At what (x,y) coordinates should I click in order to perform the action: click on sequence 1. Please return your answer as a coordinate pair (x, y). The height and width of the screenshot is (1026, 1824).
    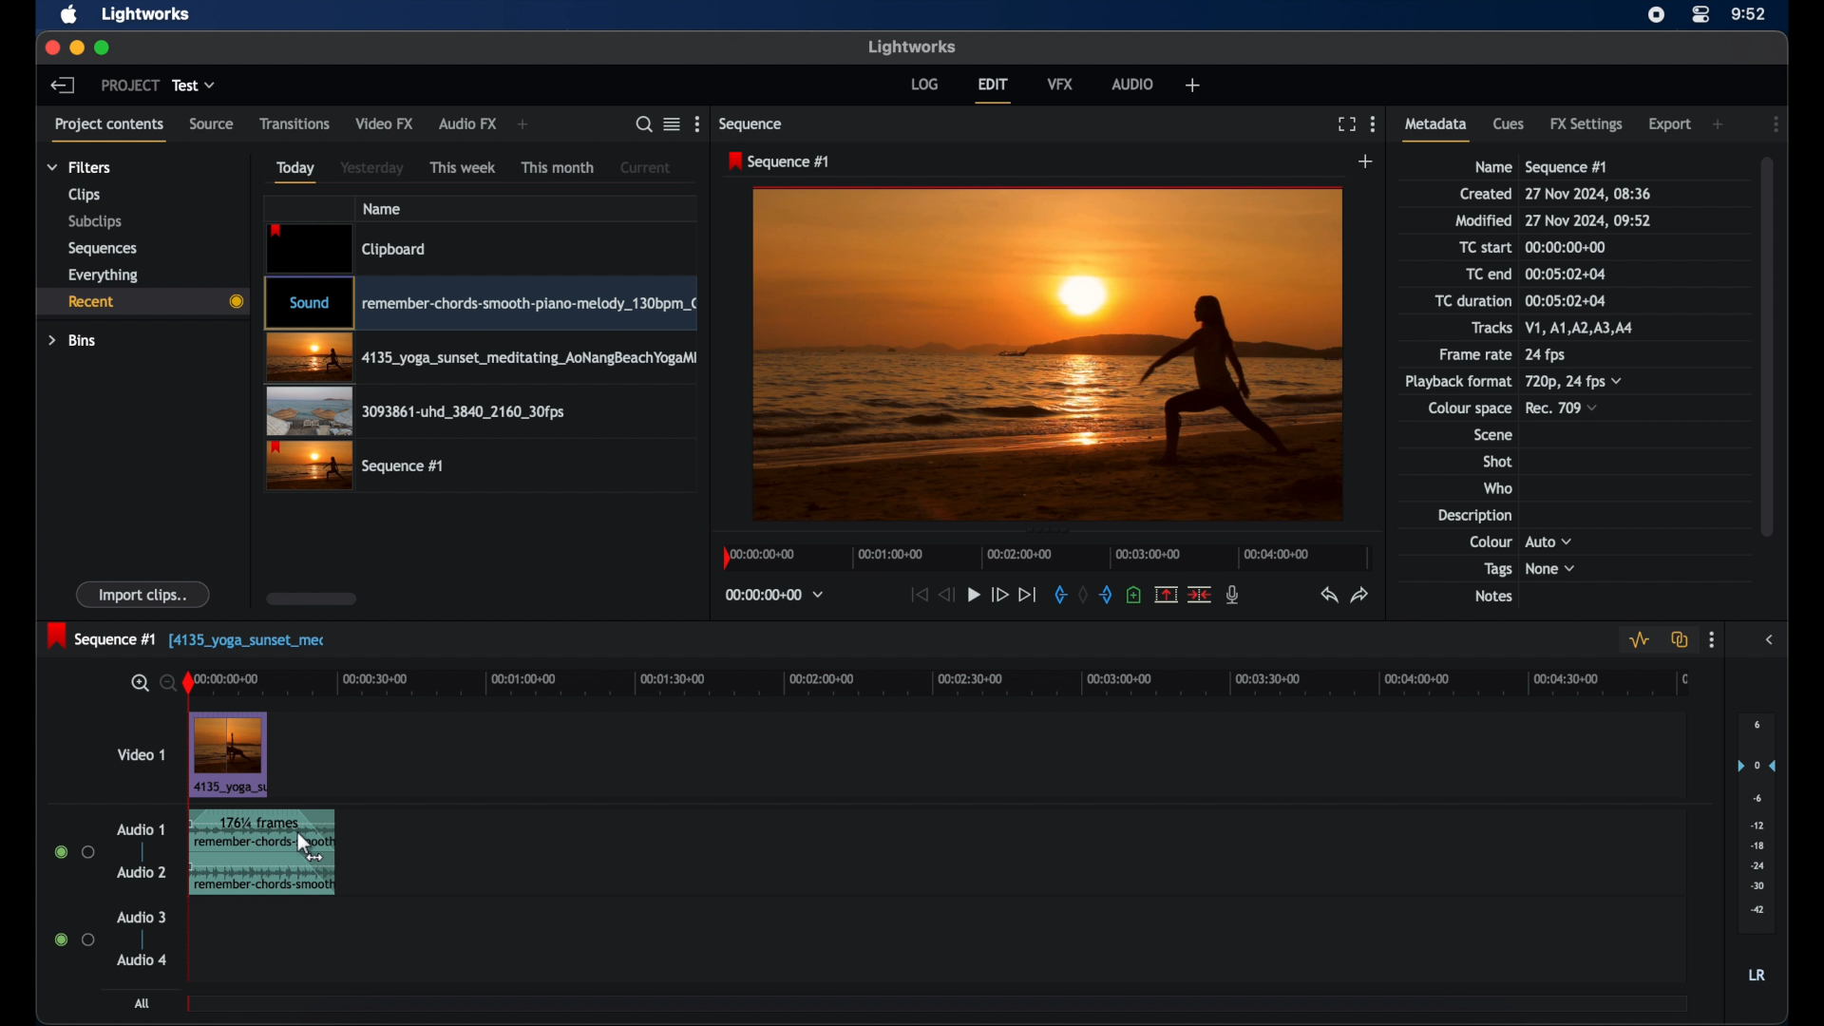
    Looking at the image, I should click on (188, 636).